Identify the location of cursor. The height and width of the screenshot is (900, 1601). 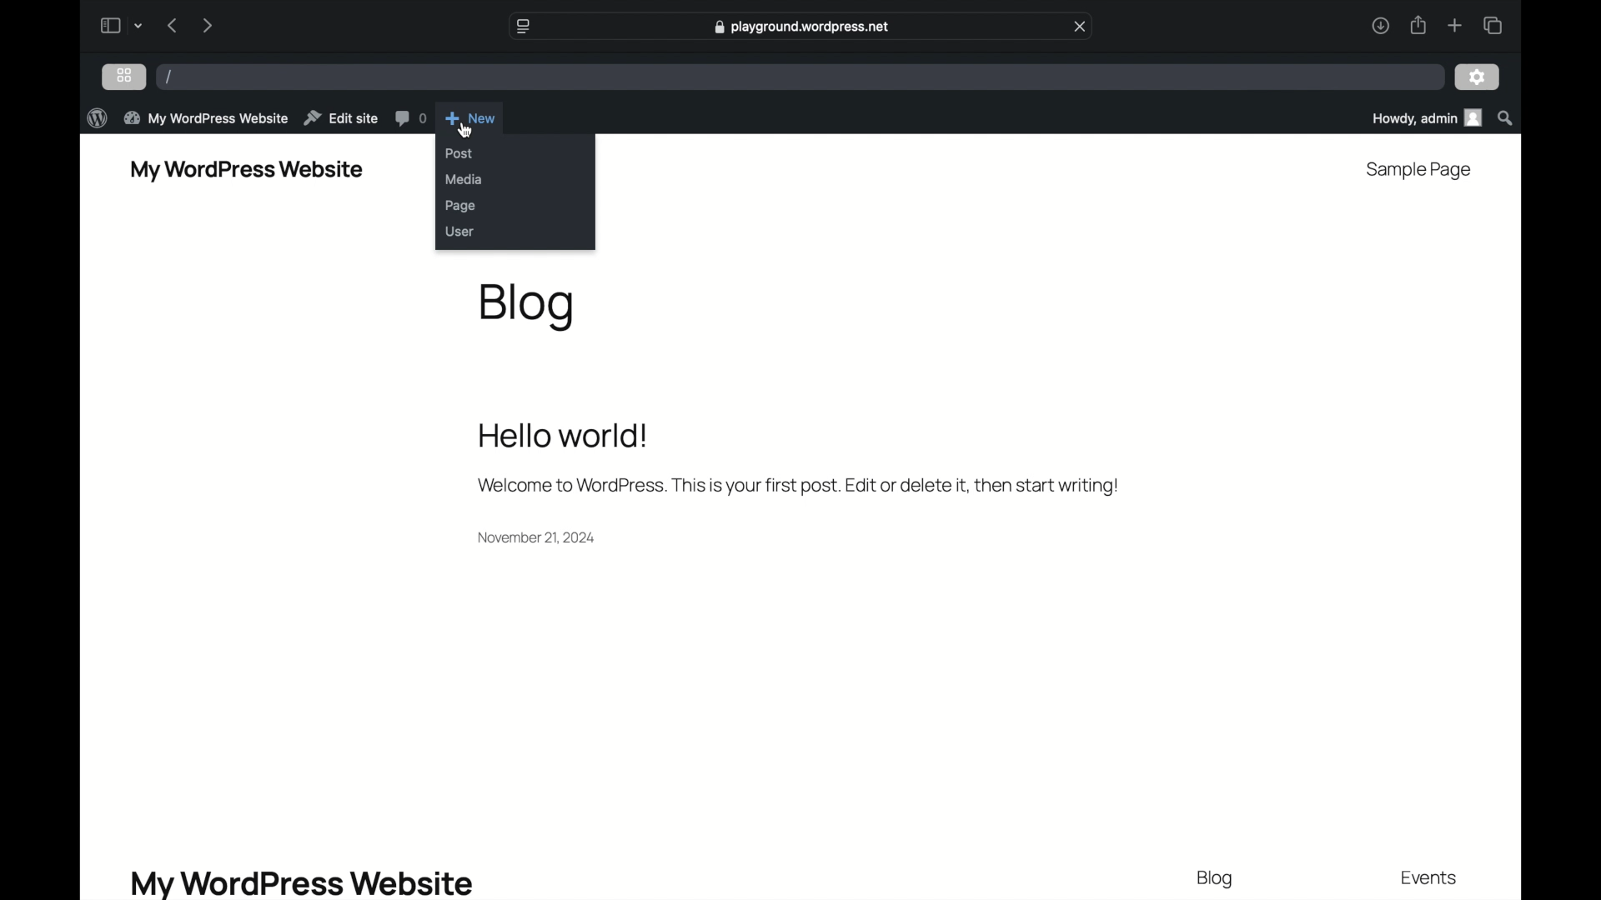
(467, 130).